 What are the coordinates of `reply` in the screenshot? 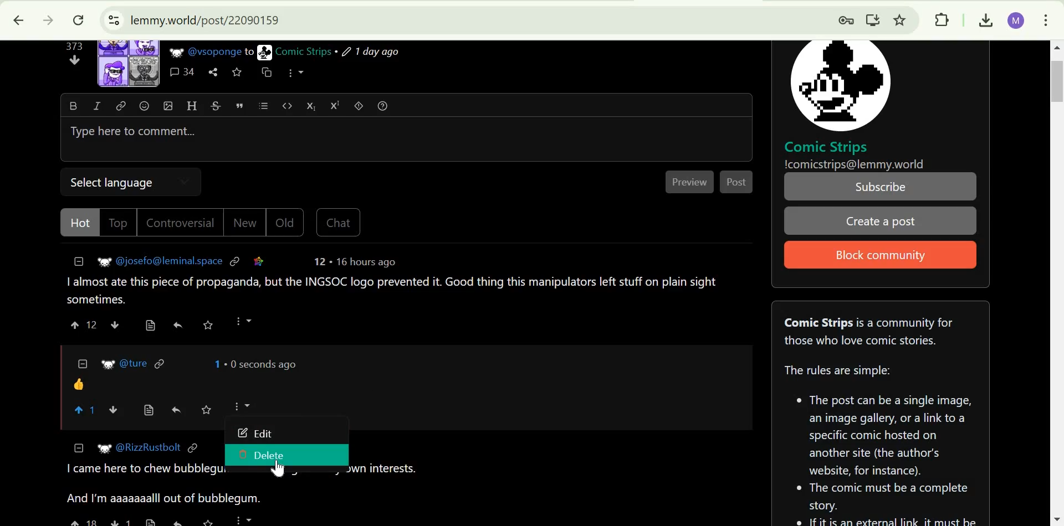 It's located at (177, 324).